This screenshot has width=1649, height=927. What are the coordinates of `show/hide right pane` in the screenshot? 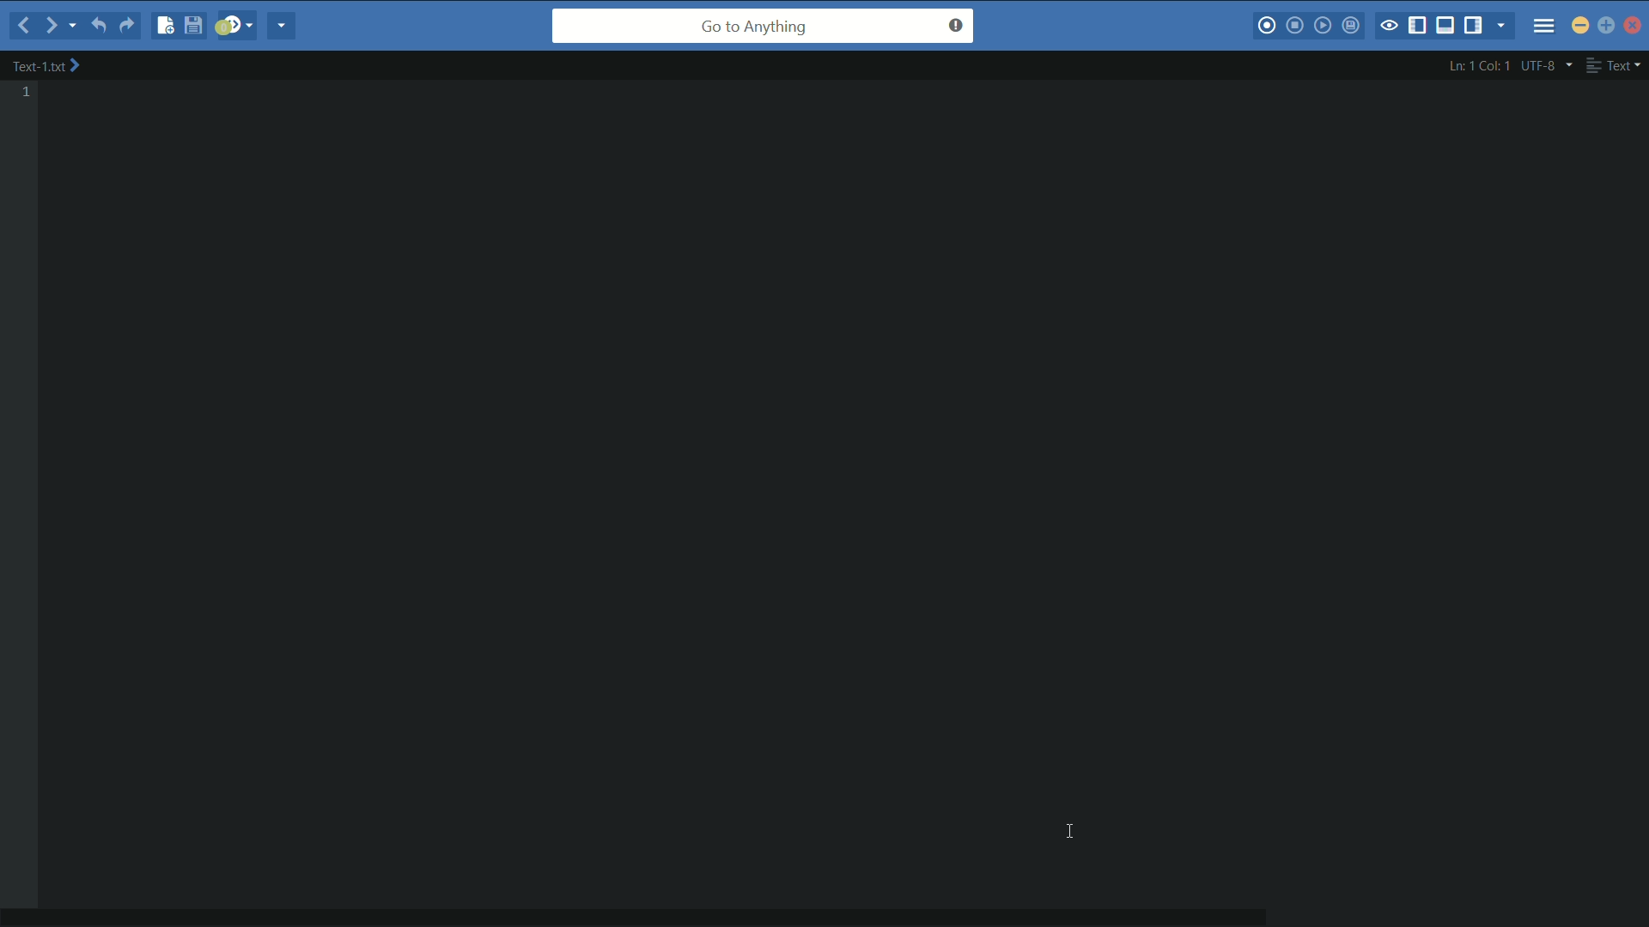 It's located at (1474, 26).